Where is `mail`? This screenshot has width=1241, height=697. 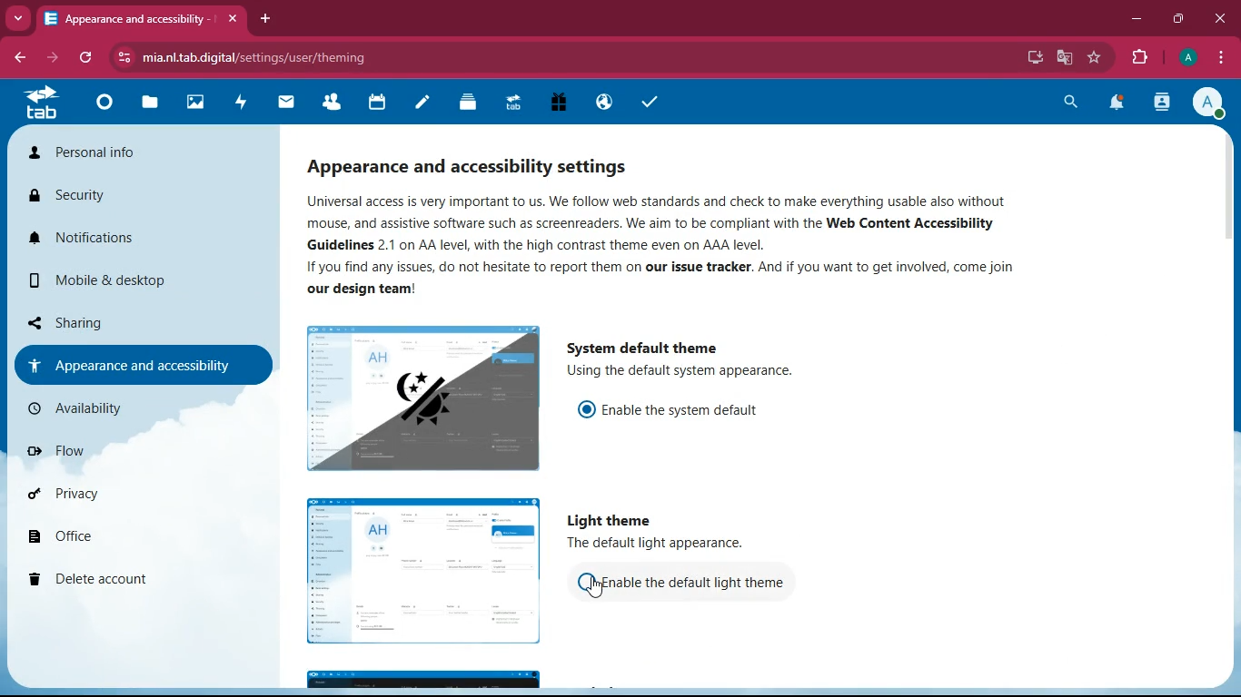 mail is located at coordinates (283, 104).